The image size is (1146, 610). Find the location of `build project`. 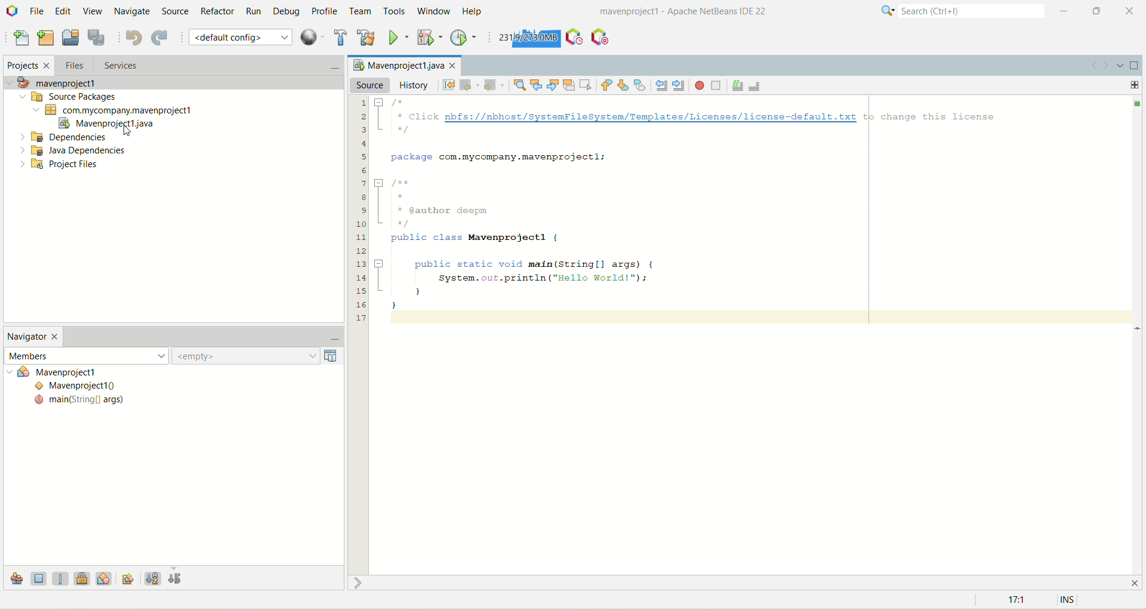

build project is located at coordinates (338, 37).